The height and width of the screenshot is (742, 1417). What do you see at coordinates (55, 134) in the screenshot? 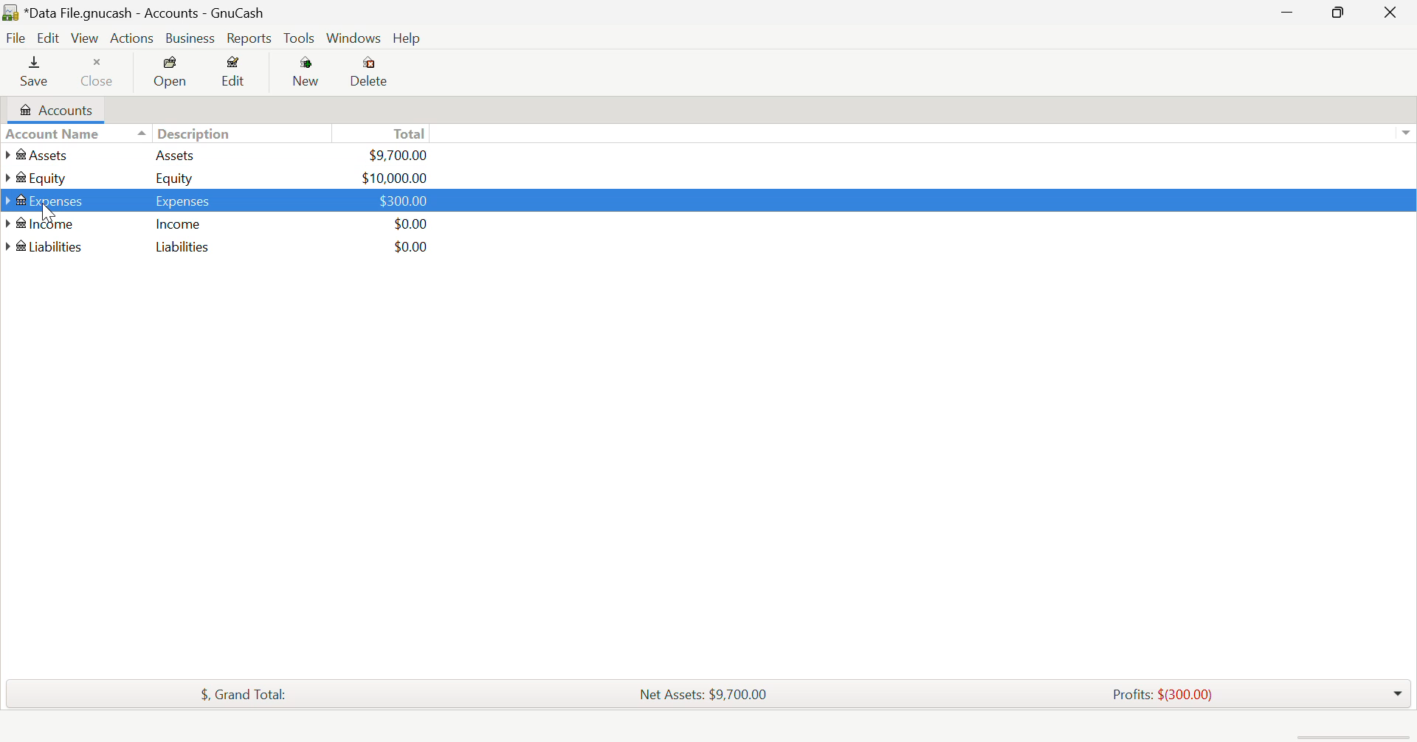
I see `Account Name` at bounding box center [55, 134].